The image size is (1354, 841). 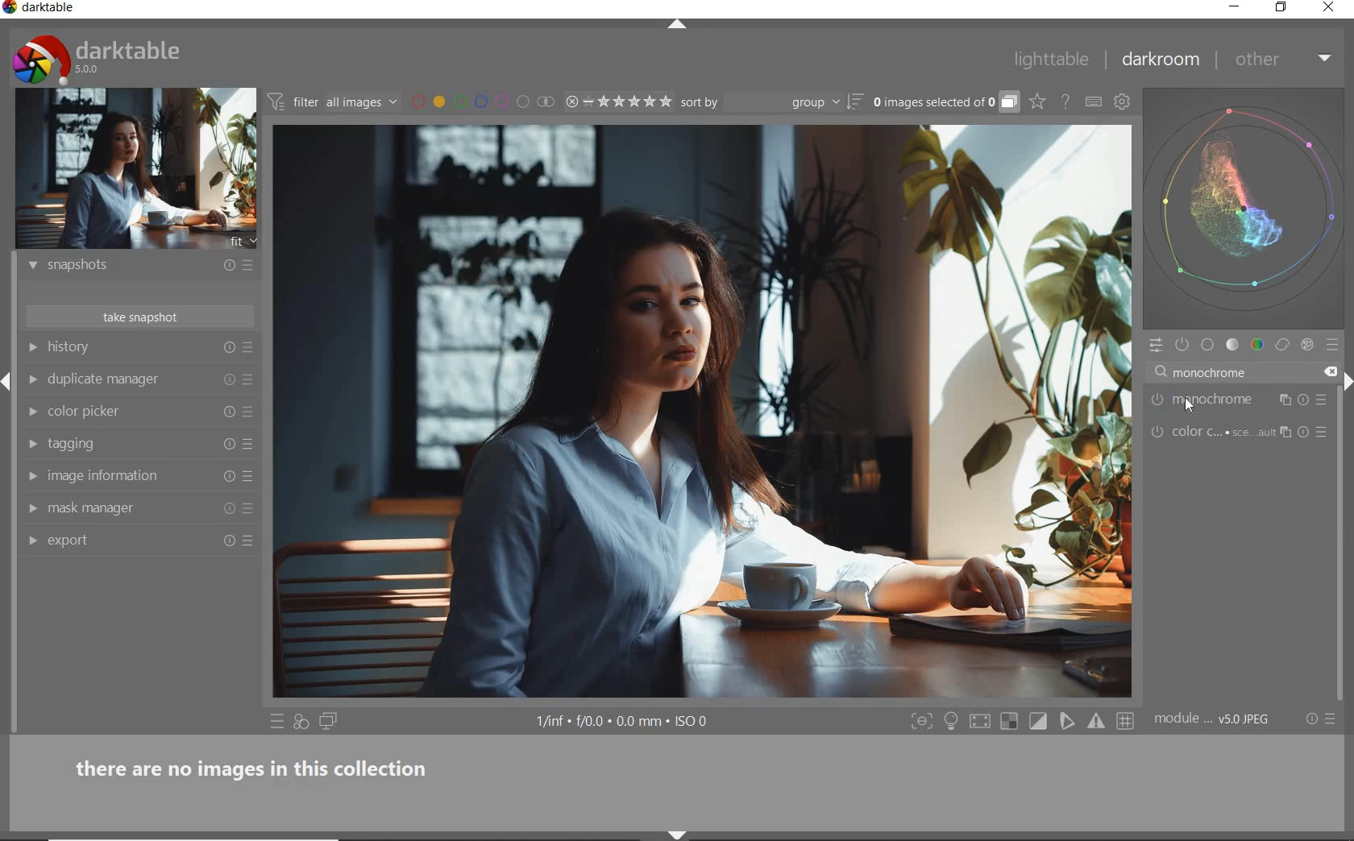 What do you see at coordinates (329, 722) in the screenshot?
I see `display a second darkroom image window` at bounding box center [329, 722].